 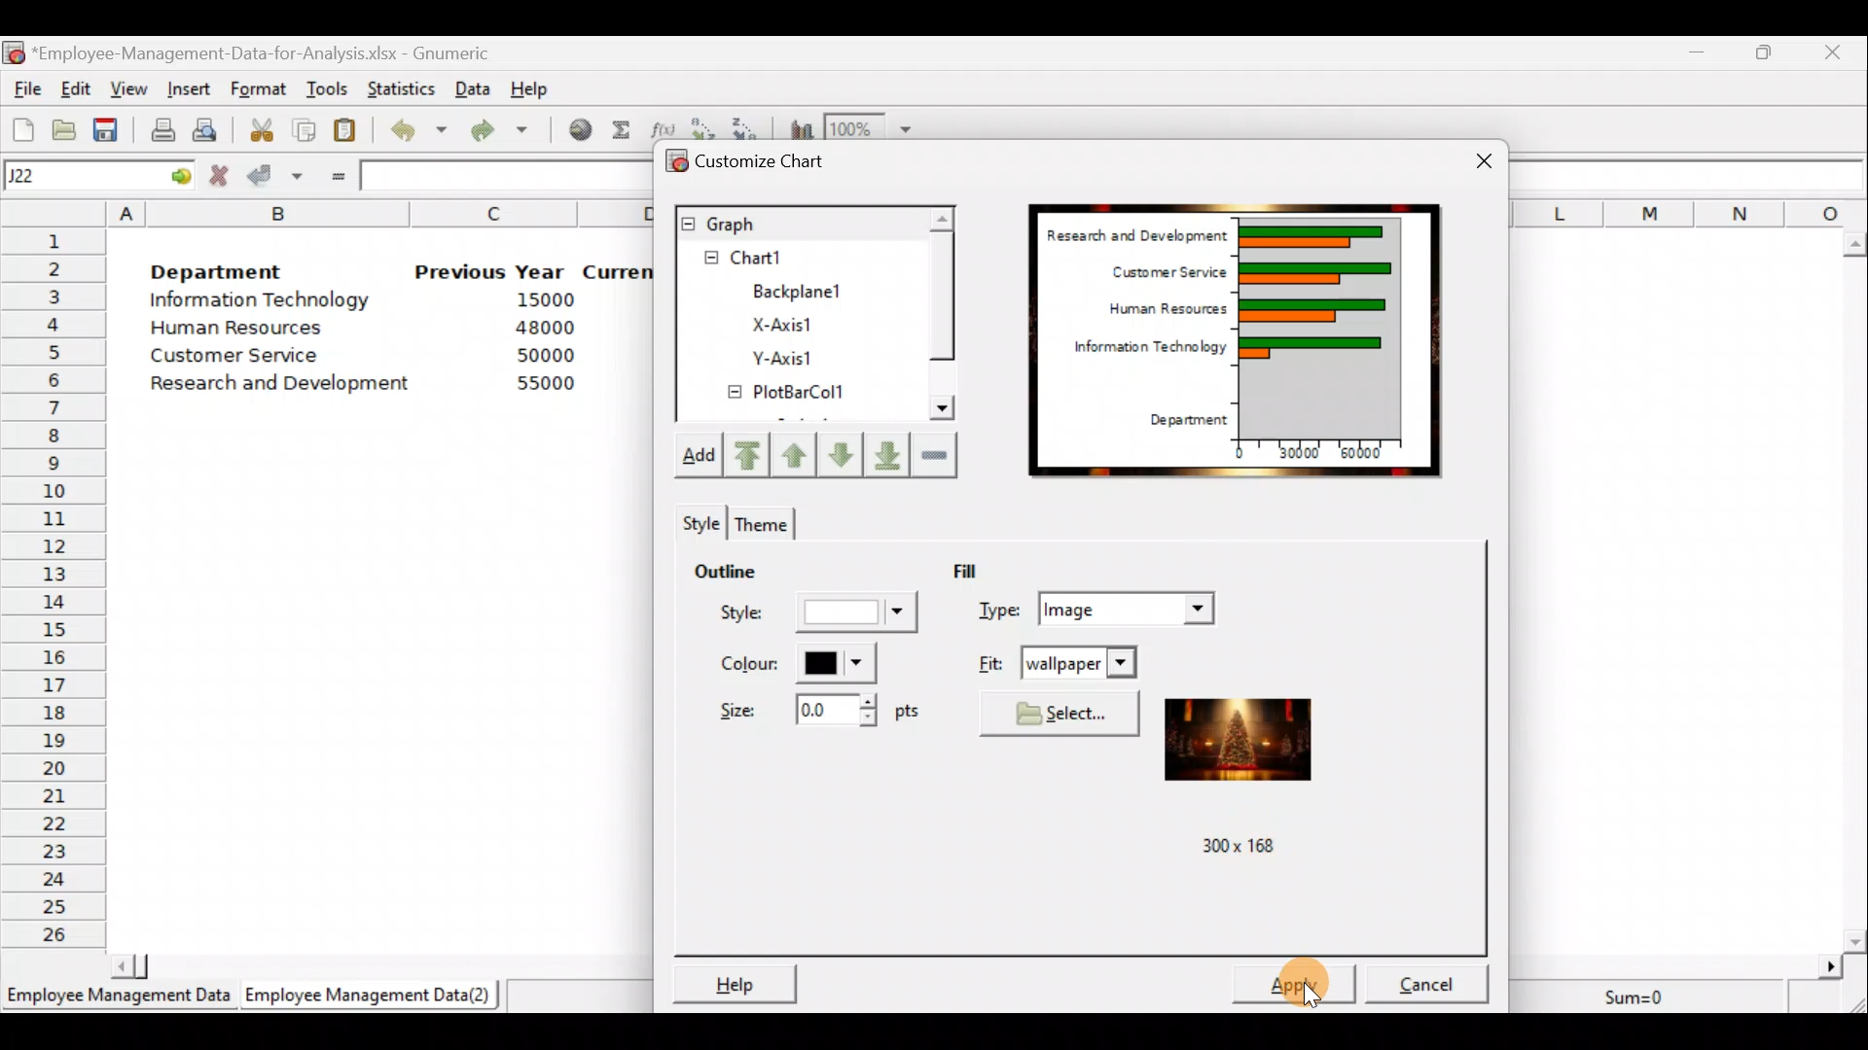 I want to click on Format, so click(x=261, y=87).